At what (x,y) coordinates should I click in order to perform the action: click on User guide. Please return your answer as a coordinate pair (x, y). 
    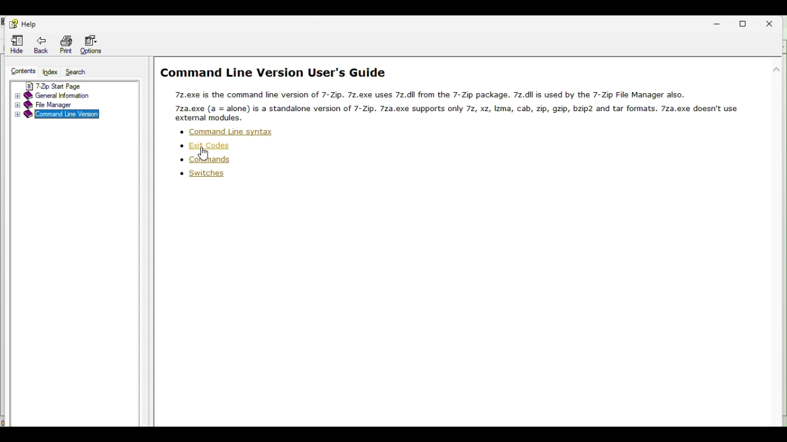
    Looking at the image, I should click on (459, 91).